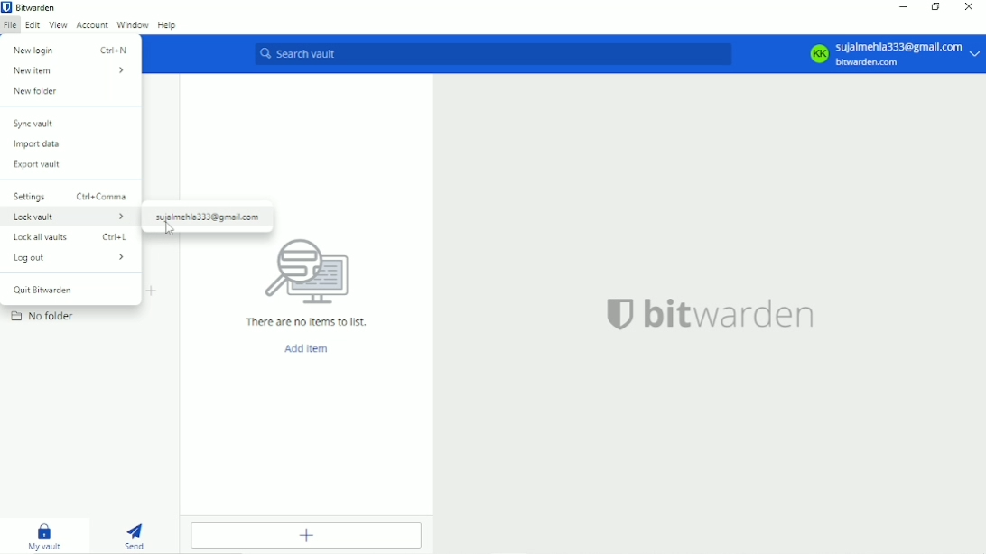 The width and height of the screenshot is (986, 554). I want to click on Close, so click(971, 8).